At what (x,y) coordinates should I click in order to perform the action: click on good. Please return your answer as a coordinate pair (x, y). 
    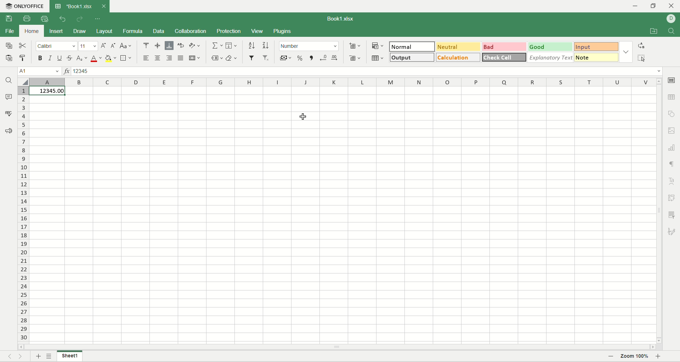
    Looking at the image, I should click on (551, 45).